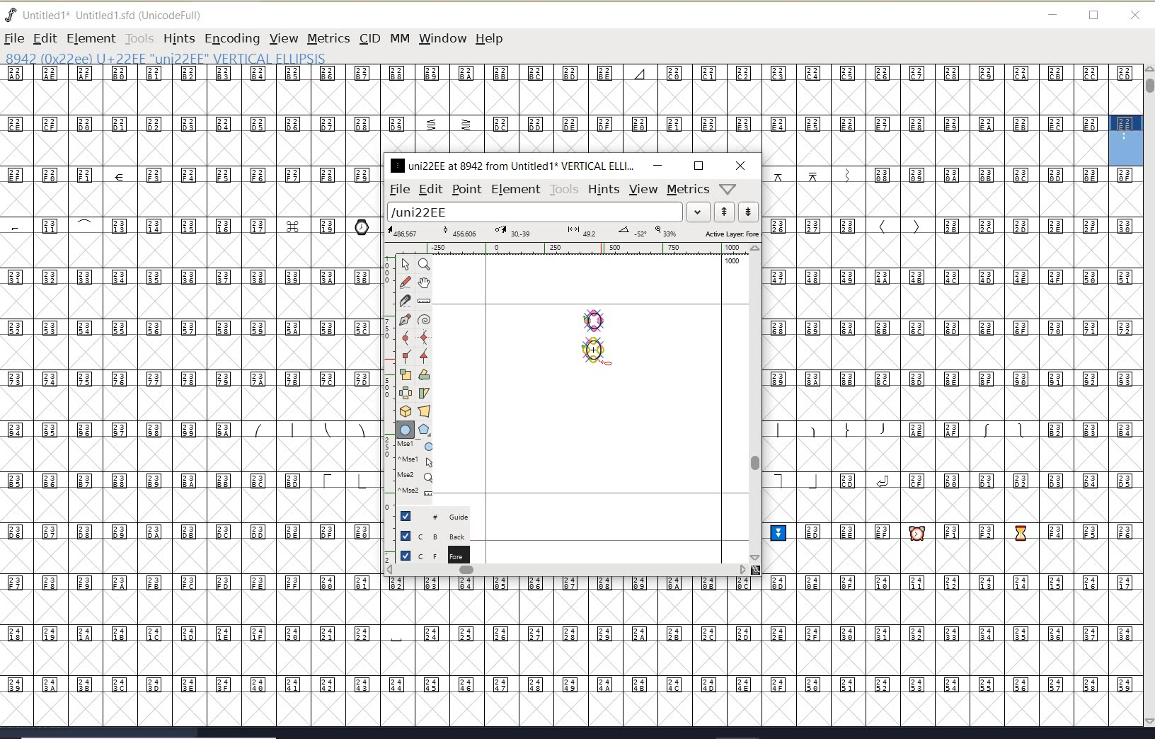 This screenshot has width=1155, height=739. Describe the element at coordinates (423, 337) in the screenshot. I see `add a curve point always either horizontal or vertical` at that location.